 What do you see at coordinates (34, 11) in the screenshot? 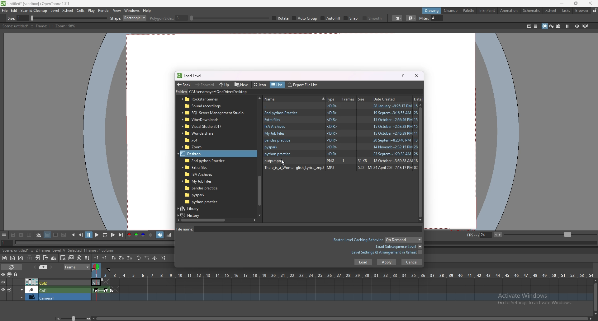
I see `scan and cleanup` at bounding box center [34, 11].